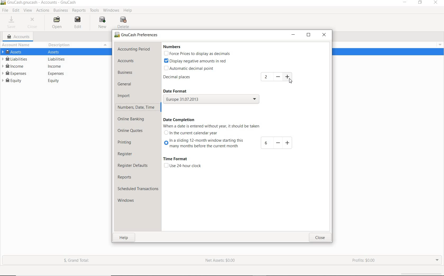 This screenshot has width=444, height=276. What do you see at coordinates (127, 85) in the screenshot?
I see `general` at bounding box center [127, 85].